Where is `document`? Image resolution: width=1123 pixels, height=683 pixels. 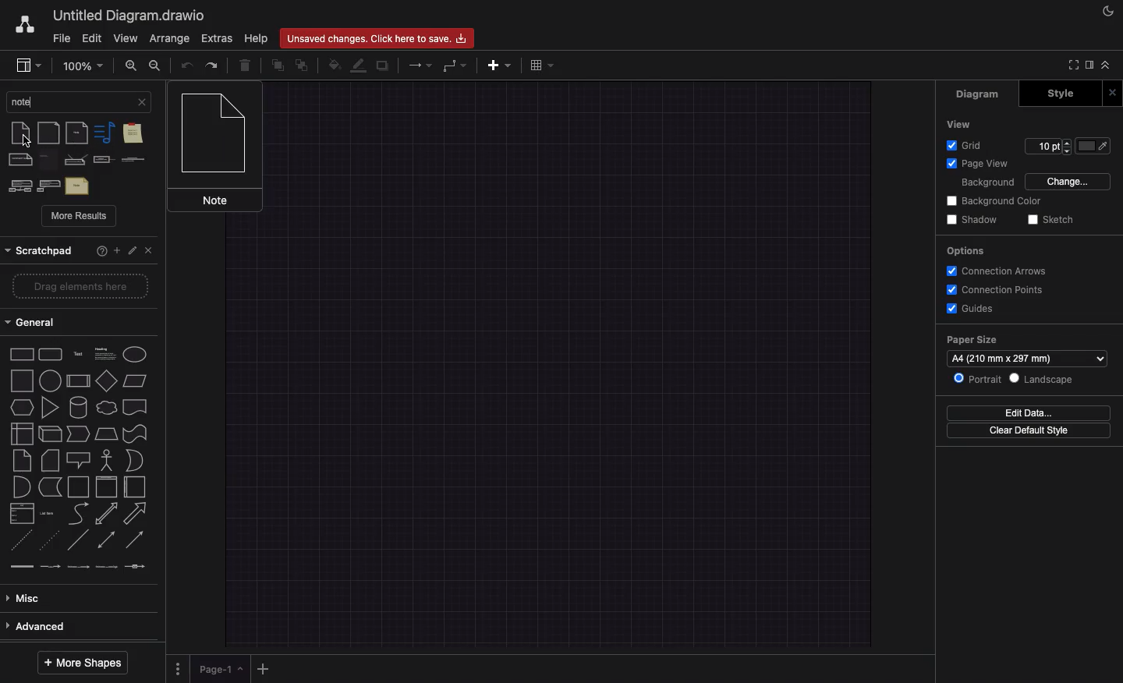 document is located at coordinates (49, 133).